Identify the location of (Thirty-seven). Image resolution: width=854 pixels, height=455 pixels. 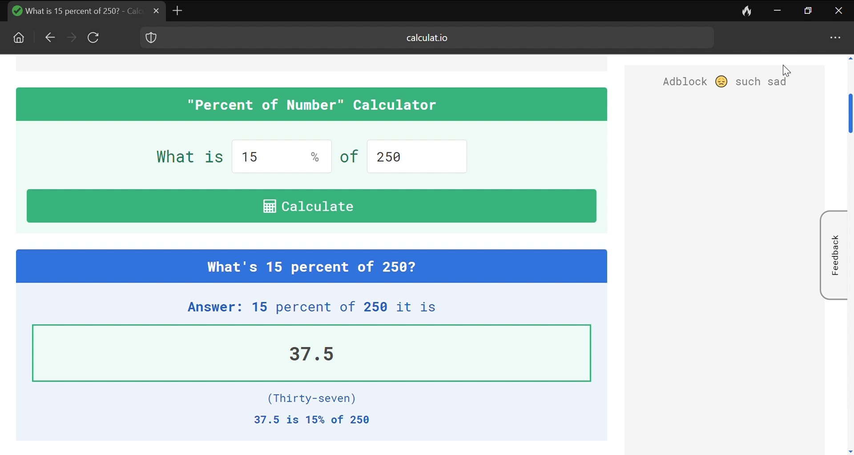
(303, 398).